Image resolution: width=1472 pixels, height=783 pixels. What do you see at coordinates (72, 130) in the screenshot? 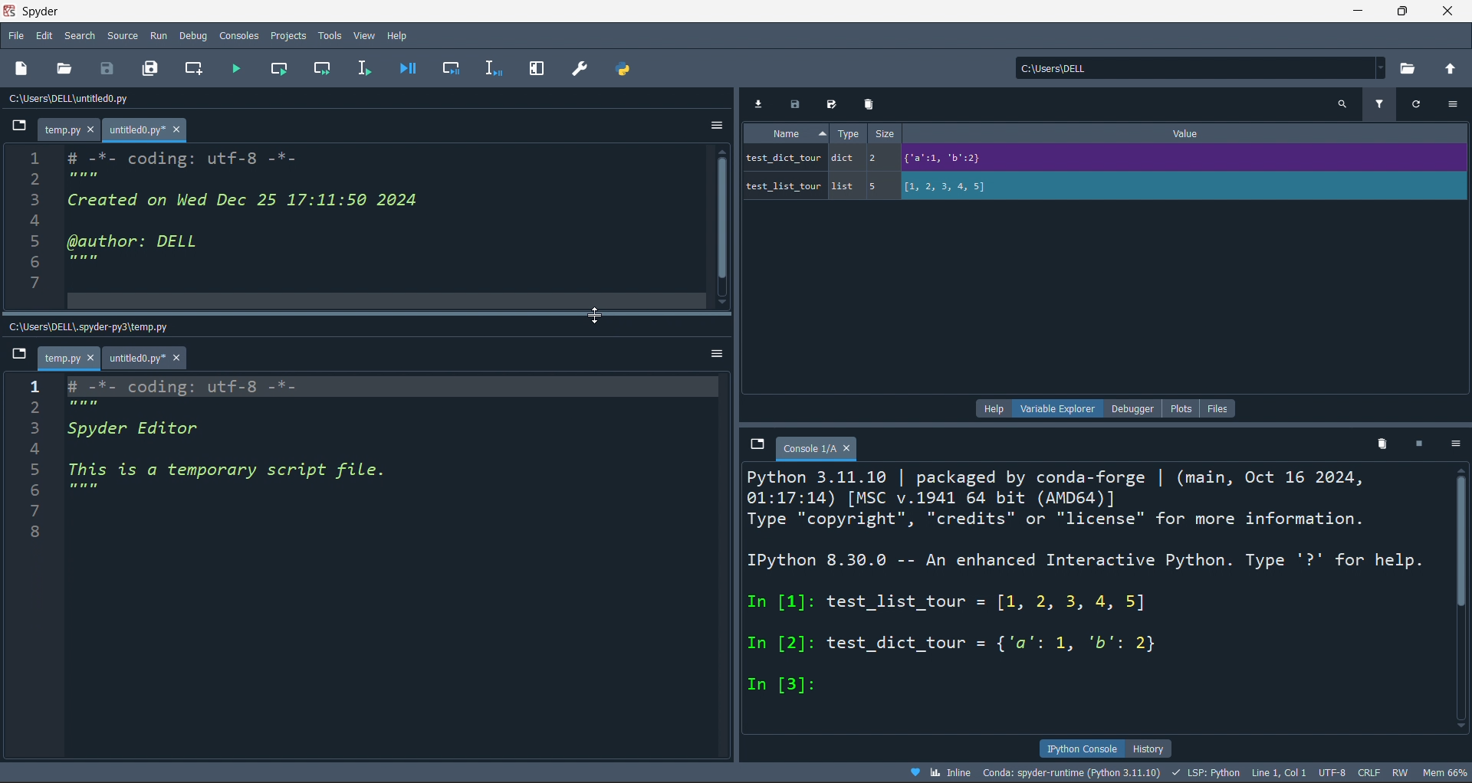
I see `temp.py` at bounding box center [72, 130].